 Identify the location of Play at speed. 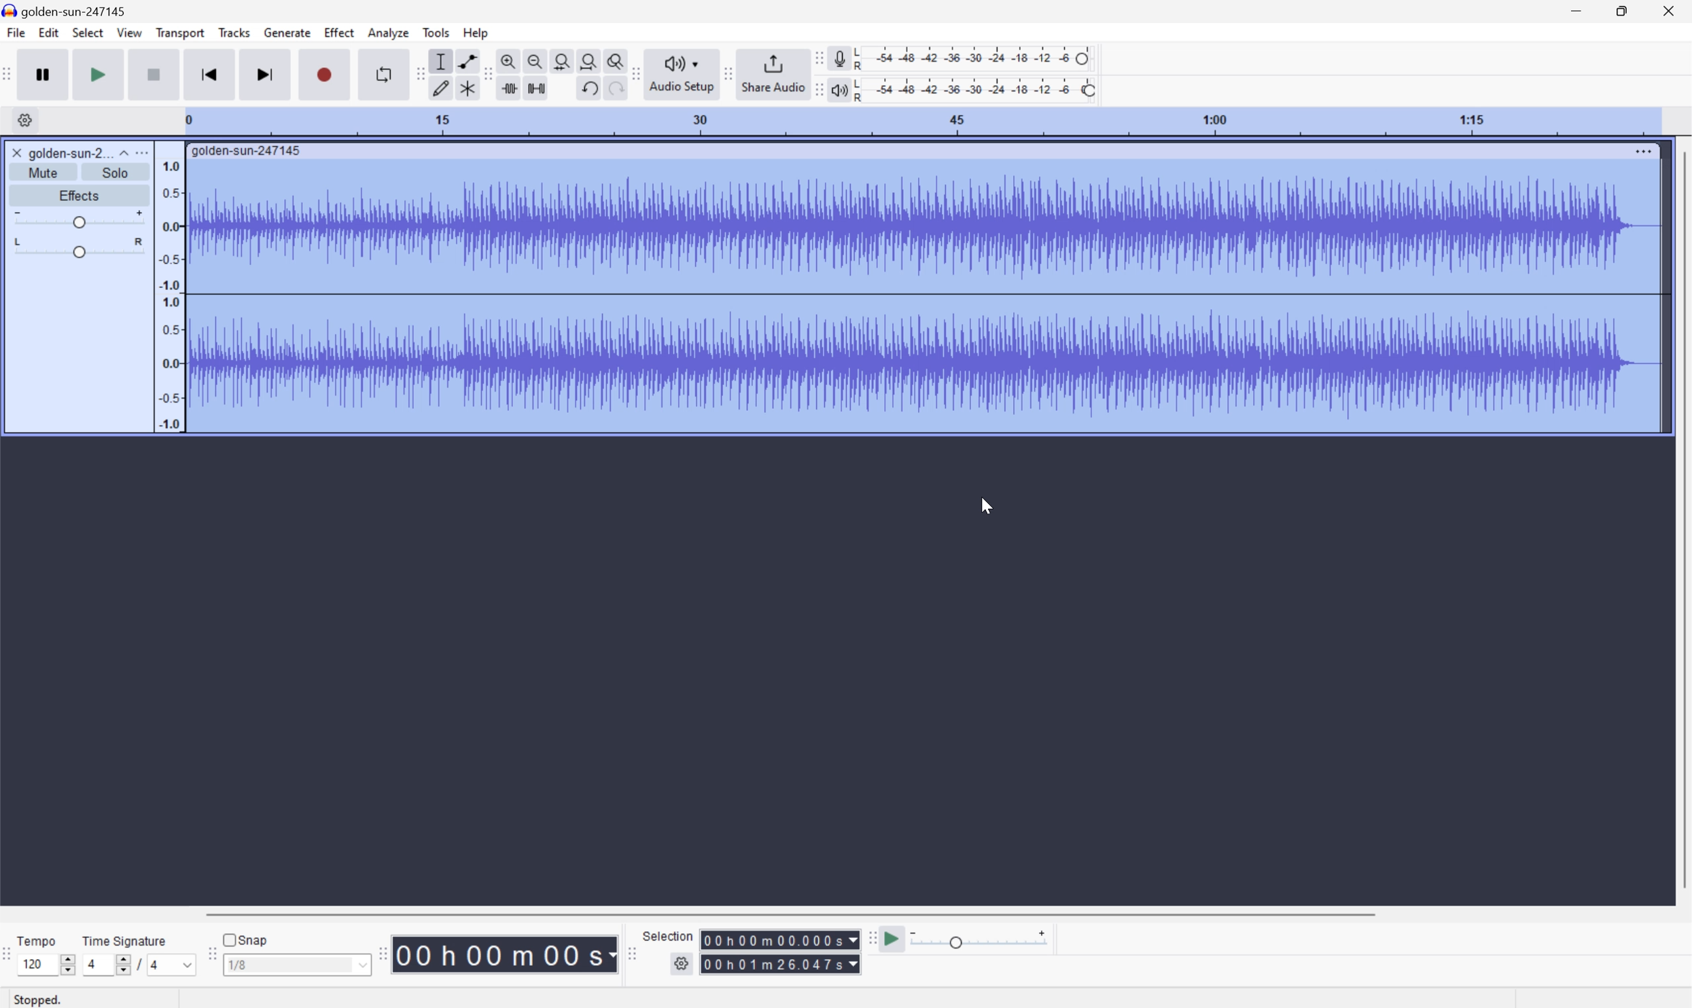
(896, 937).